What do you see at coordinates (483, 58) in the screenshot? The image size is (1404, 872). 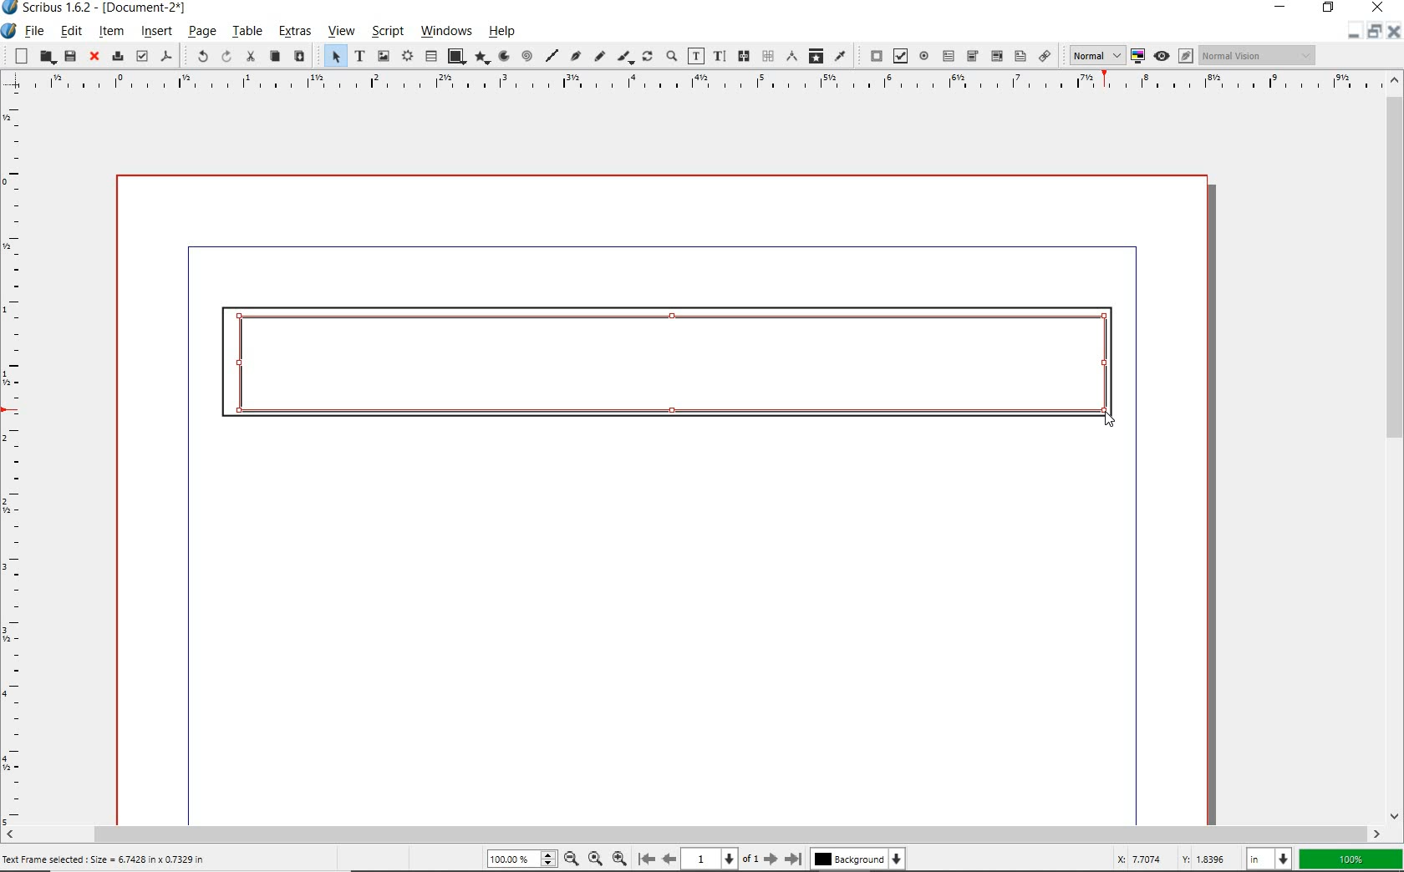 I see `polygon` at bounding box center [483, 58].